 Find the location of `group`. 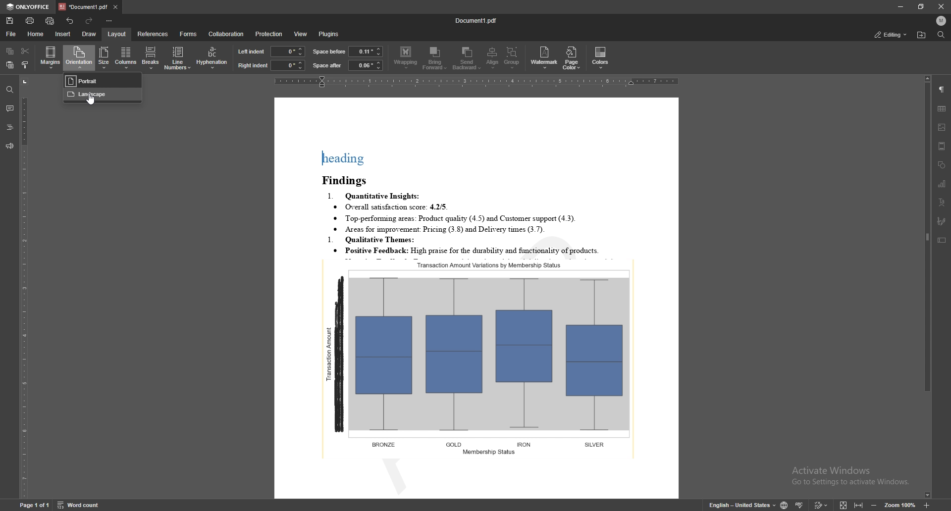

group is located at coordinates (512, 57).